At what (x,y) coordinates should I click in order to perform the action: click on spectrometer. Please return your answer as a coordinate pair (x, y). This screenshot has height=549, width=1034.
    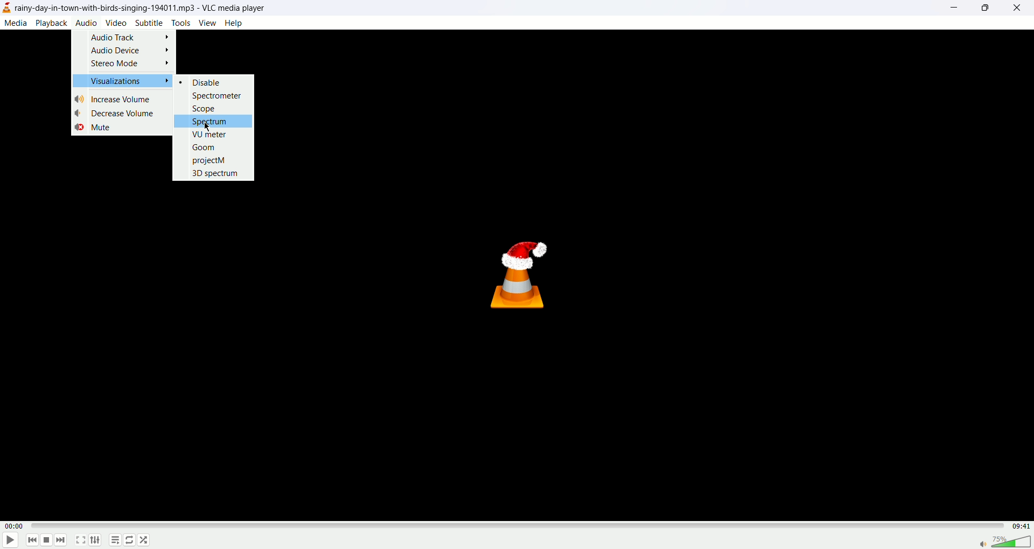
    Looking at the image, I should click on (219, 95).